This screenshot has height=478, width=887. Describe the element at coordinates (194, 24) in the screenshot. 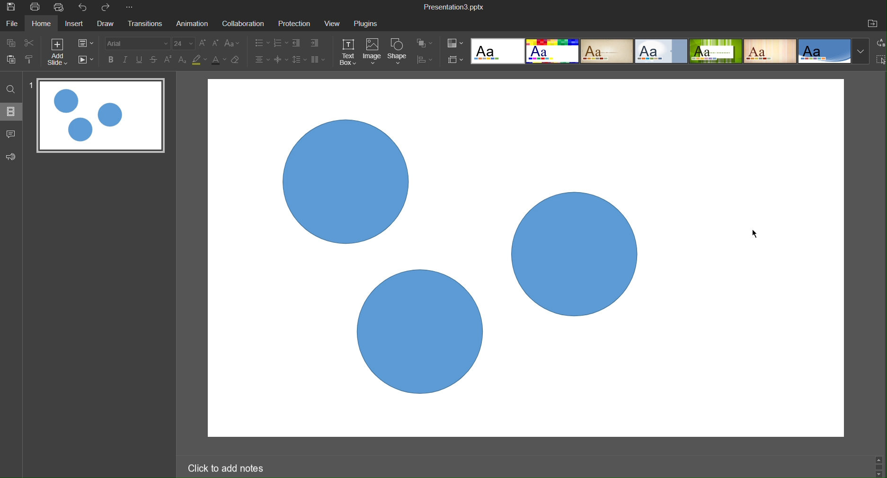

I see `Animation` at that location.